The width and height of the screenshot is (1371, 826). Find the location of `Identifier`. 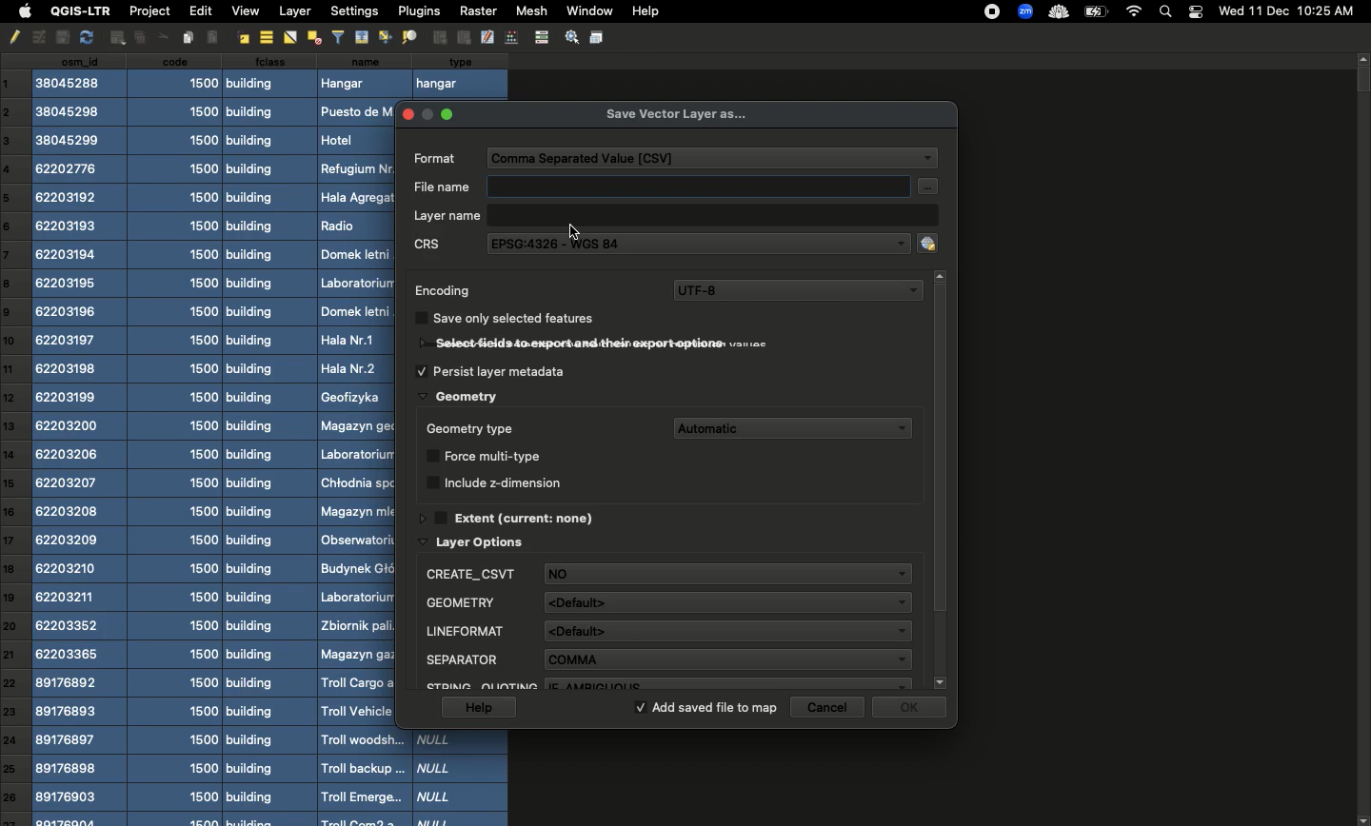

Identifier is located at coordinates (669, 658).